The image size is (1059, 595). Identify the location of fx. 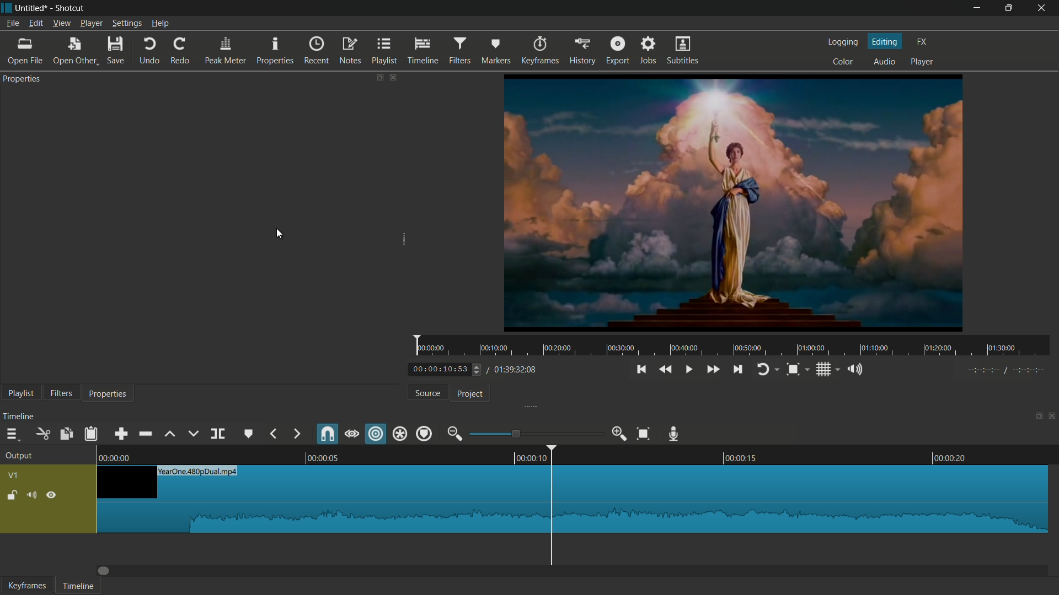
(922, 42).